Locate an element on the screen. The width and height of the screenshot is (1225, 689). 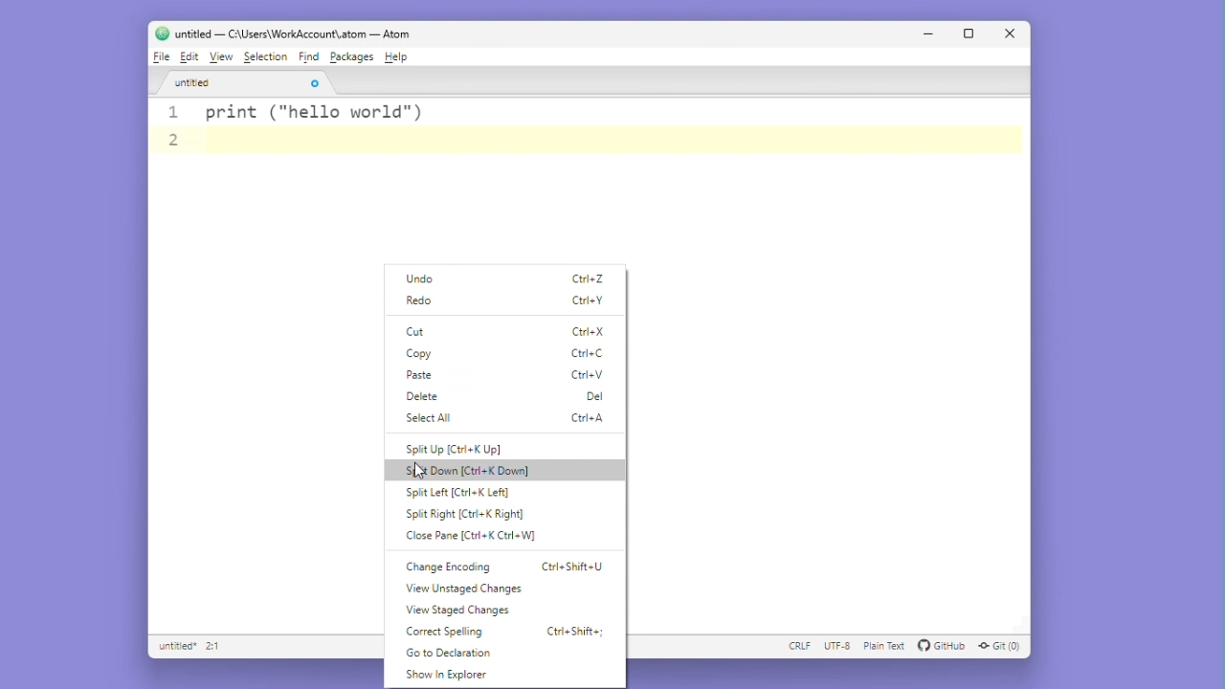
1 print ("hello world" ) 2 is located at coordinates (593, 129).